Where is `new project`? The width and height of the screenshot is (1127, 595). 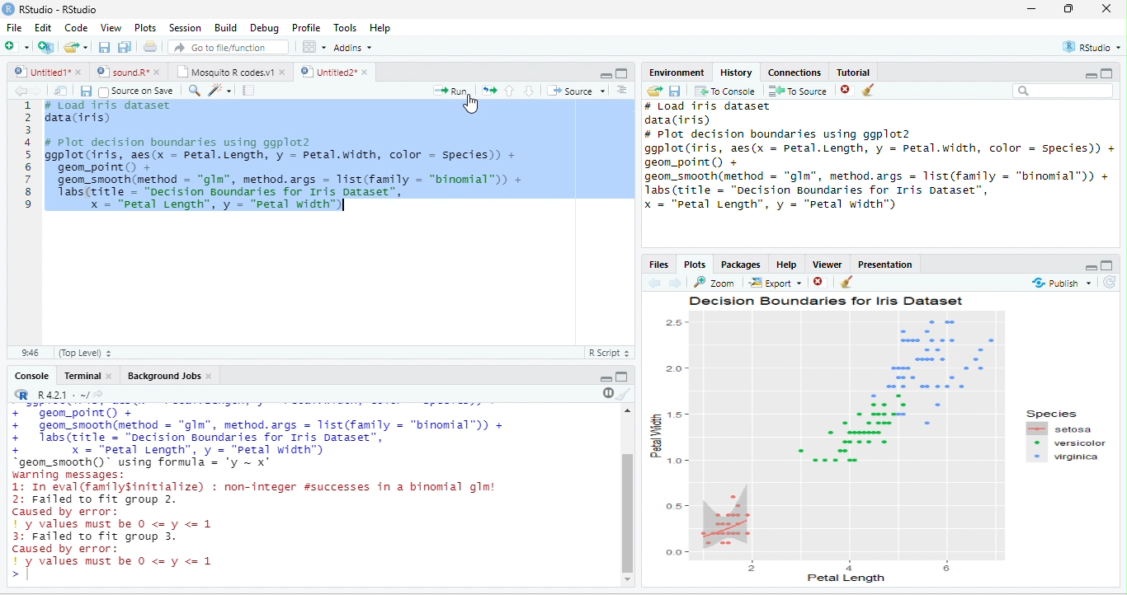 new project is located at coordinates (46, 48).